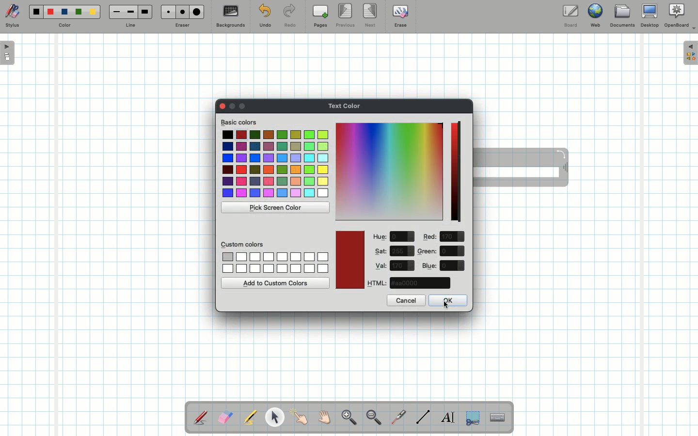  Describe the element at coordinates (182, 26) in the screenshot. I see `Eraser` at that location.